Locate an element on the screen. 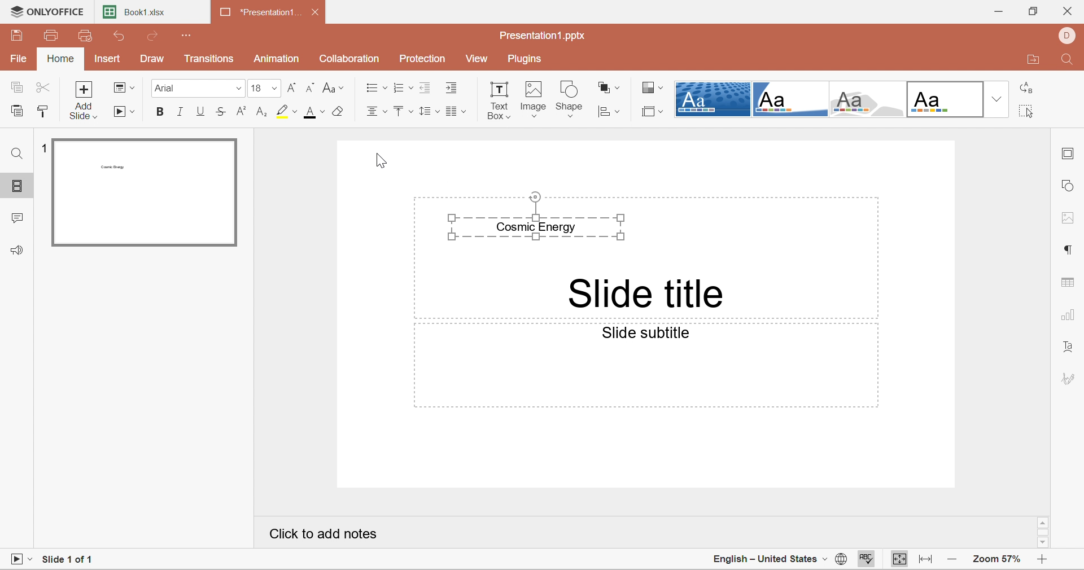  Click to add notes is located at coordinates (324, 536).